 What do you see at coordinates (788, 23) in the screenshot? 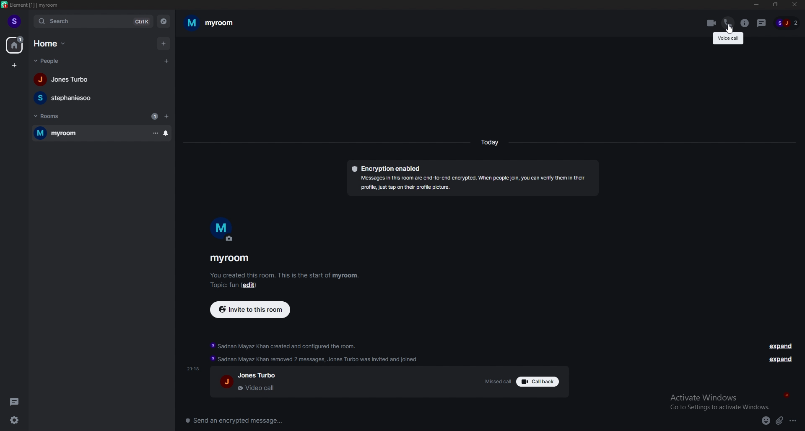
I see `people` at bounding box center [788, 23].